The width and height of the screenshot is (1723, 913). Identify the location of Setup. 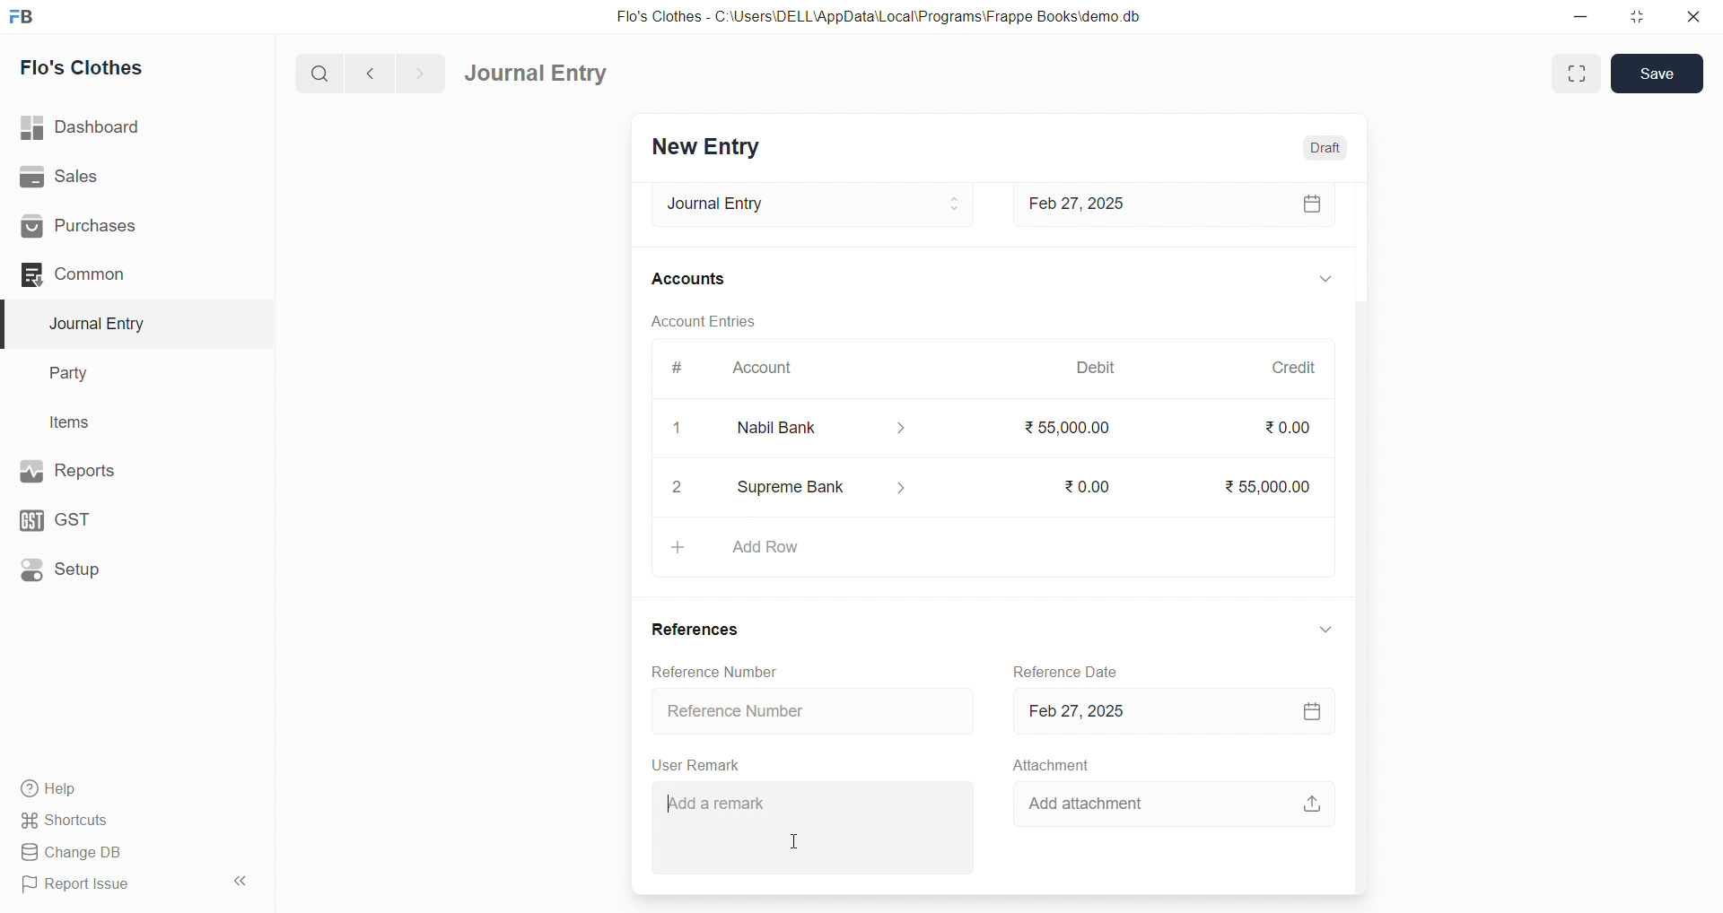
(103, 572).